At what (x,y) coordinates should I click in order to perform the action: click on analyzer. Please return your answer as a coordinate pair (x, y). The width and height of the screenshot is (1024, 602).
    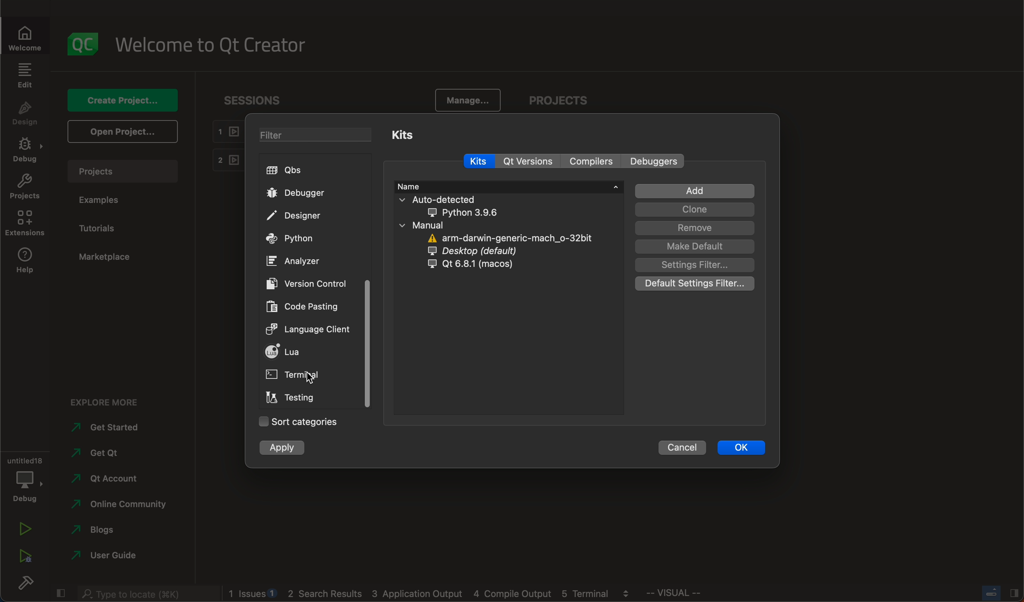
    Looking at the image, I should click on (295, 262).